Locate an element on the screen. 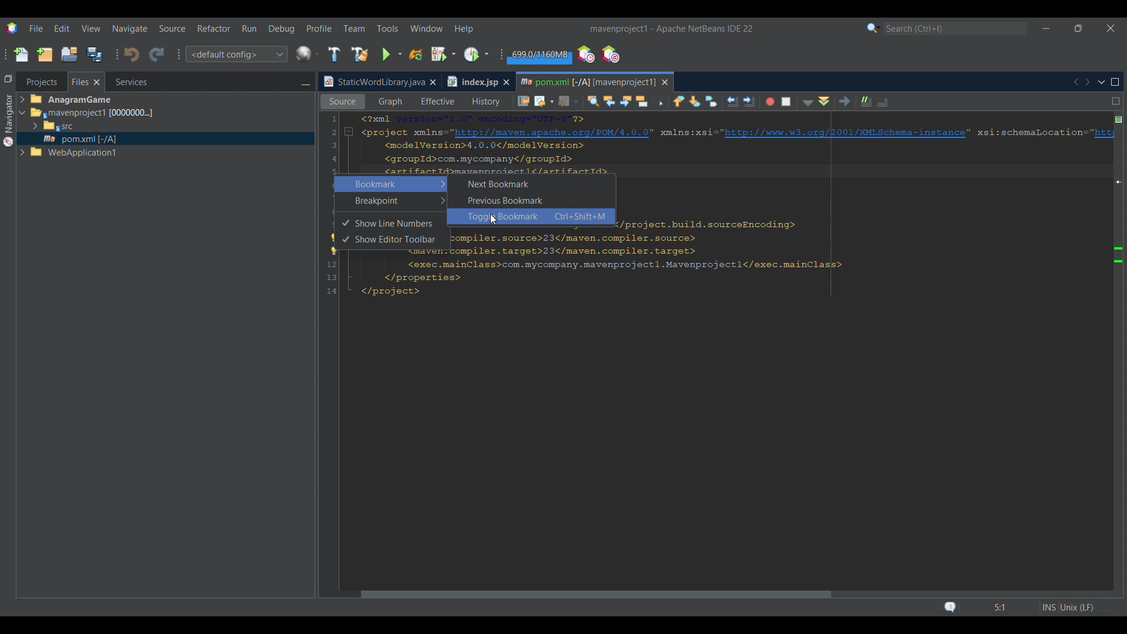 This screenshot has width=1127, height=634. Previous Bookmark is located at coordinates (531, 200).